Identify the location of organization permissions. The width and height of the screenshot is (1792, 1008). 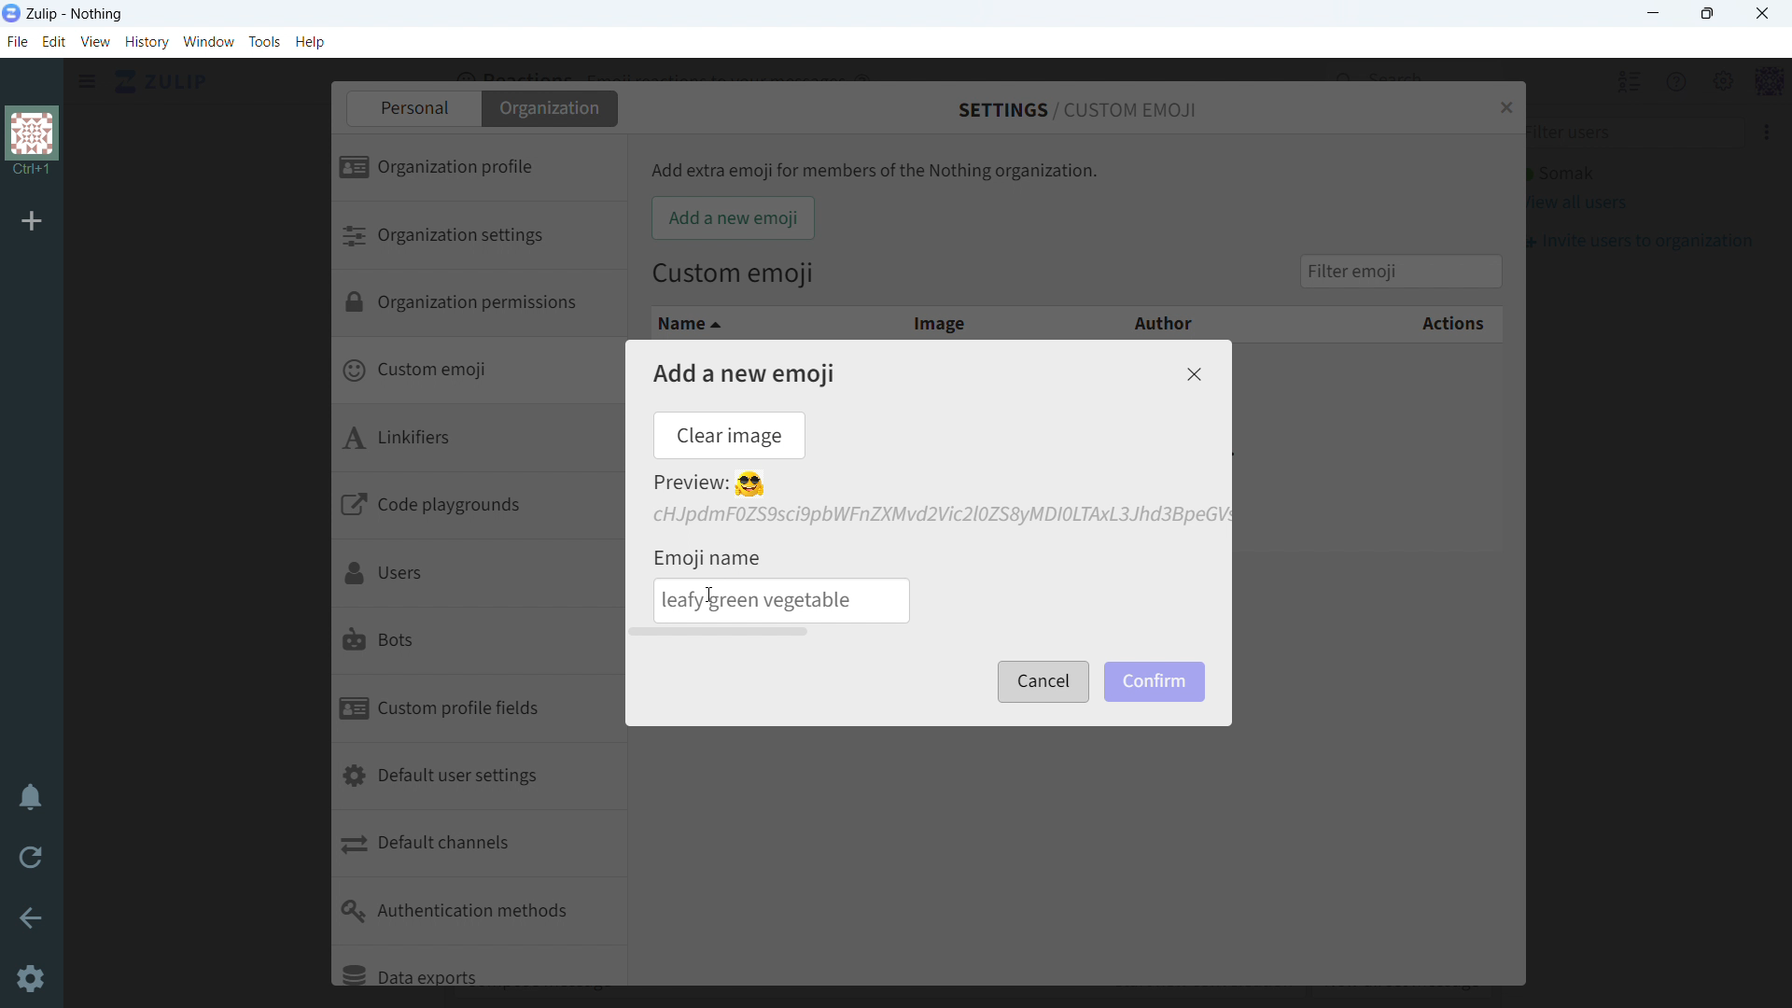
(478, 306).